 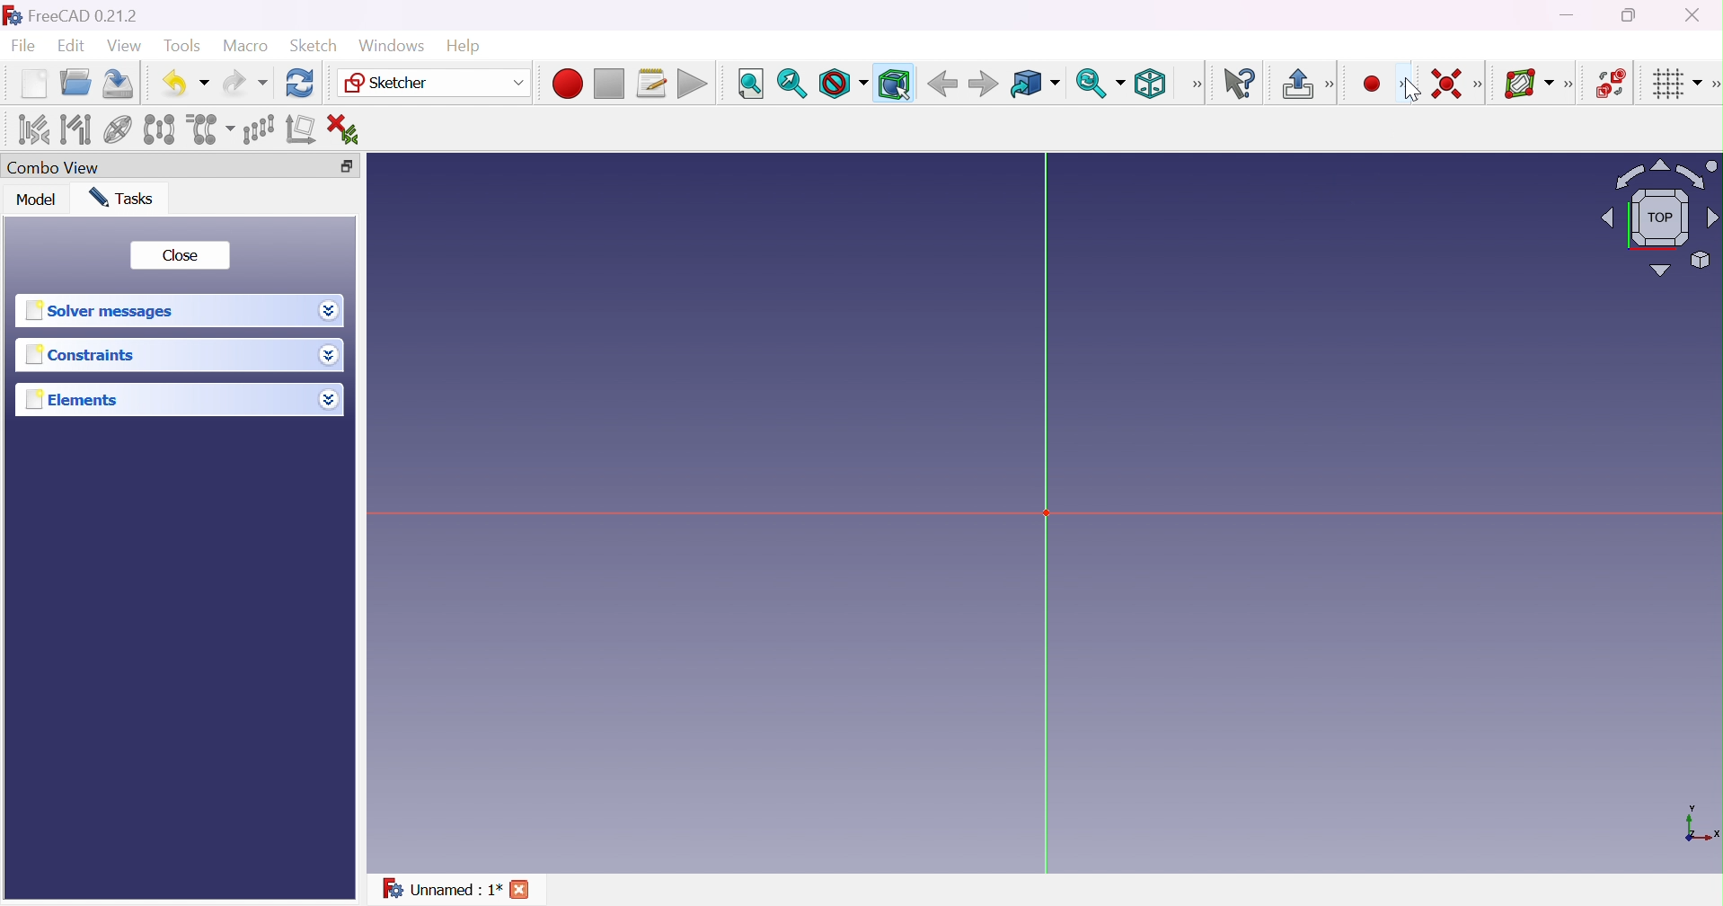 What do you see at coordinates (82, 400) in the screenshot?
I see `Elements` at bounding box center [82, 400].